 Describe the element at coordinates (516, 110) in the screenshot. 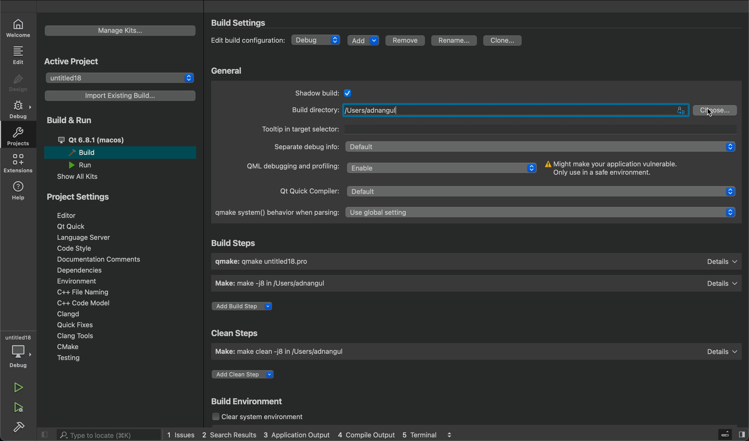

I see `/Users/fadnangul` at that location.